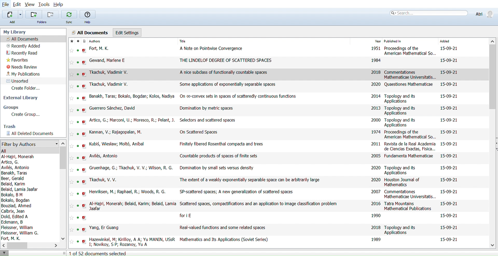 Image resolution: width=498 pixels, height=256 pixels. What do you see at coordinates (409, 84) in the screenshot?
I see `Quaestiones Mathematicae` at bounding box center [409, 84].